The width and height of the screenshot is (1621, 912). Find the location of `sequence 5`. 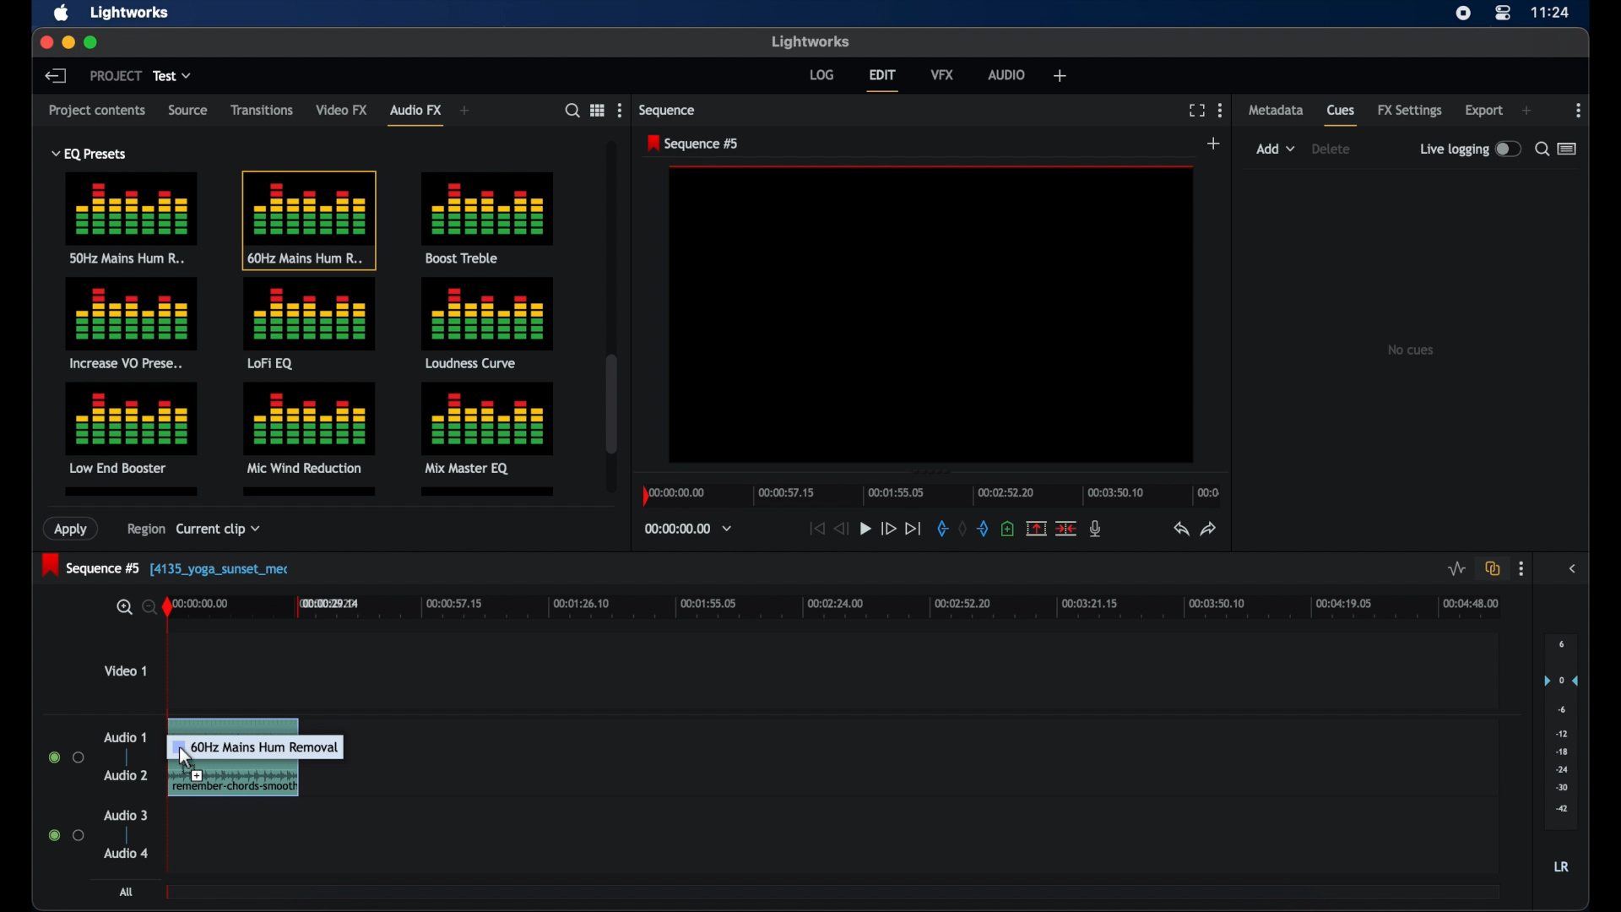

sequence 5 is located at coordinates (167, 567).